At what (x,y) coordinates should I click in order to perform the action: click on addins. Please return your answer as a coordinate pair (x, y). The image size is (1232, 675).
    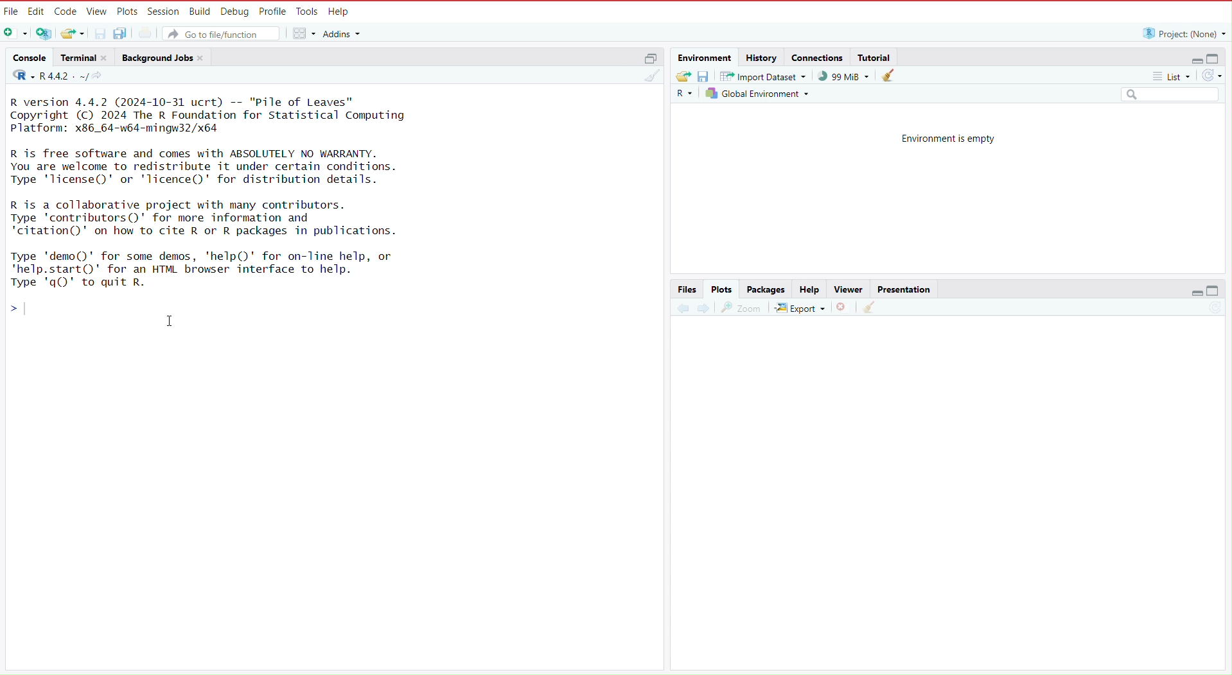
    Looking at the image, I should click on (344, 33).